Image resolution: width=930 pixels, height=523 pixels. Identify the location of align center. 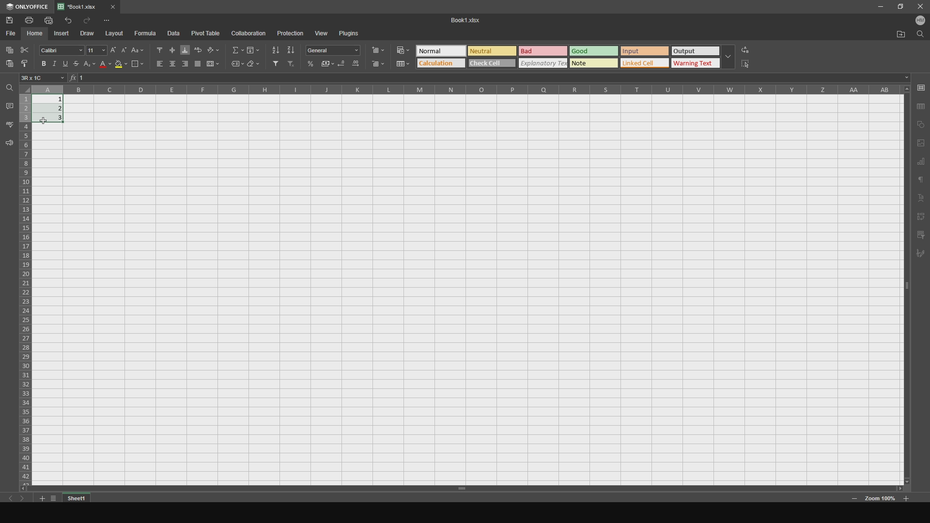
(171, 64).